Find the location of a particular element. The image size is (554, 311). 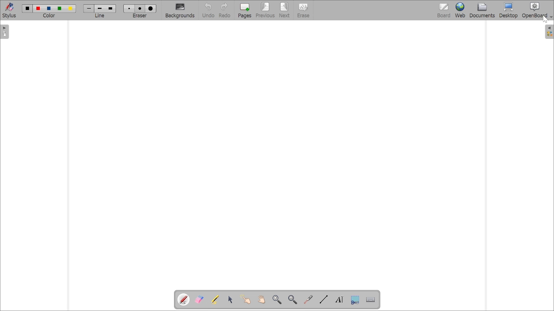

Stylus is located at coordinates (10, 10).